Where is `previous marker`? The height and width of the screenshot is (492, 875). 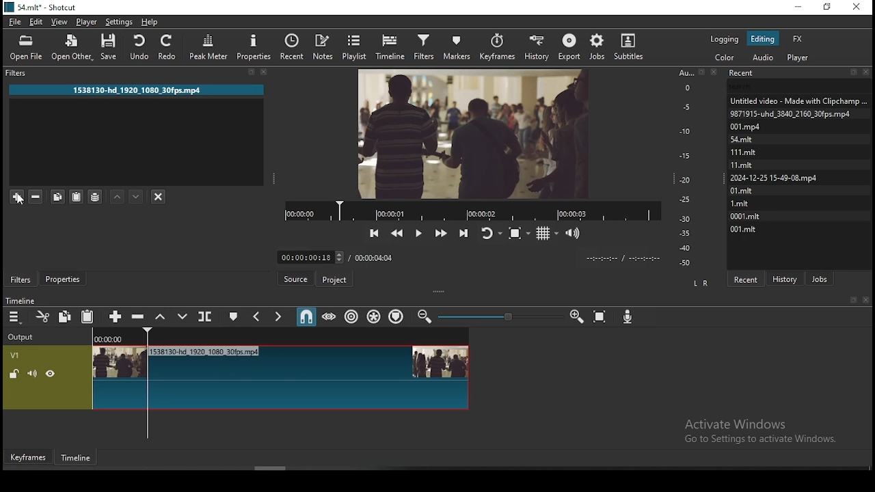
previous marker is located at coordinates (256, 316).